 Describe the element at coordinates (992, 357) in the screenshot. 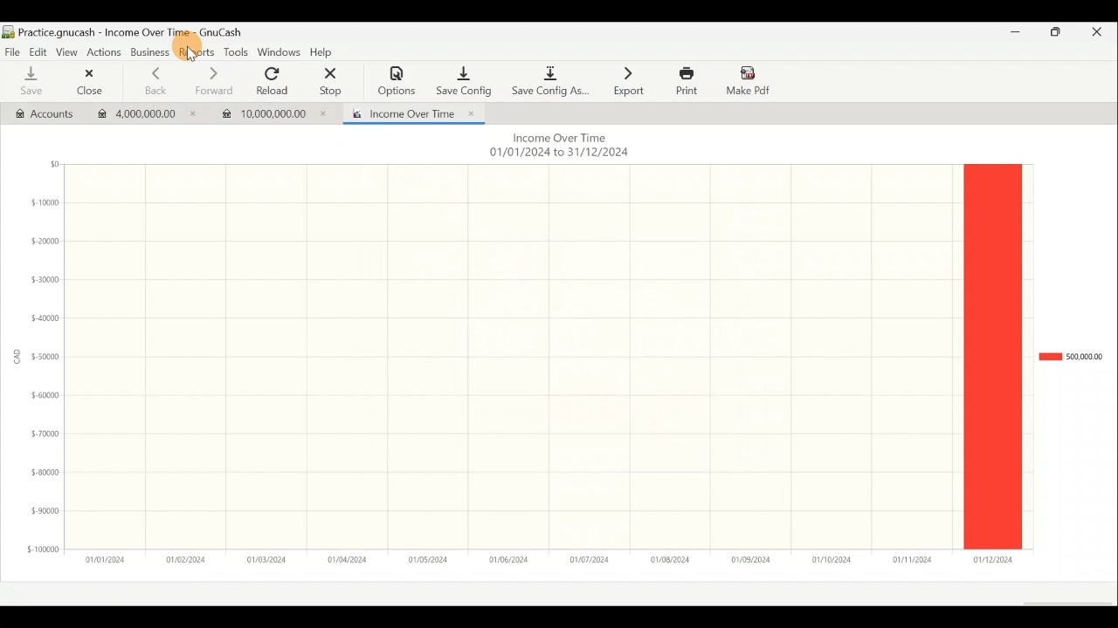

I see `Bar` at that location.